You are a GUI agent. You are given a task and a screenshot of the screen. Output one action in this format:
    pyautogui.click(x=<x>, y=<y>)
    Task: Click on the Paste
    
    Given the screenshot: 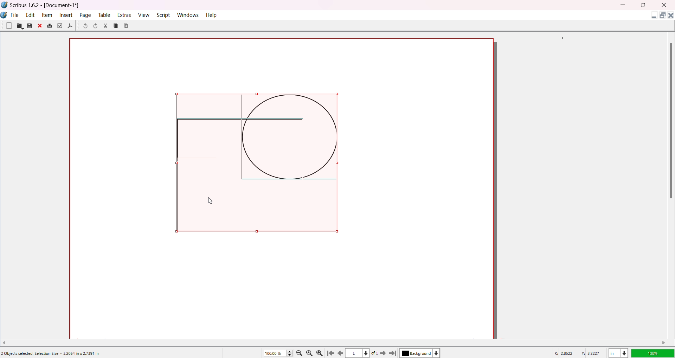 What is the action you would take?
    pyautogui.click(x=127, y=25)
    